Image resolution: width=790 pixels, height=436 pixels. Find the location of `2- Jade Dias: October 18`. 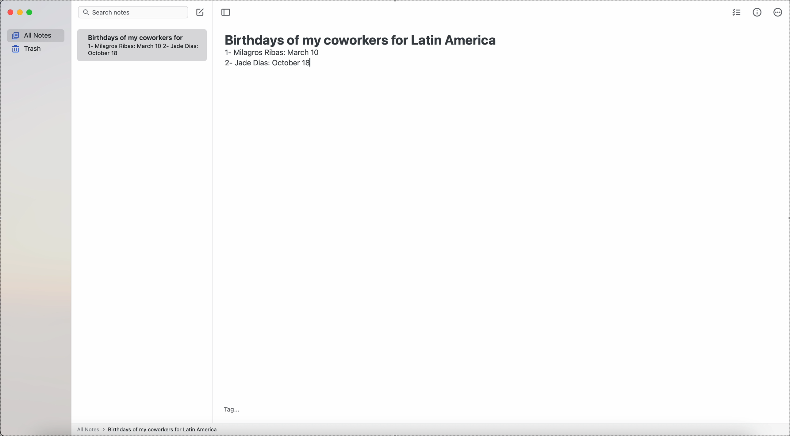

2- Jade Dias: October 18 is located at coordinates (267, 63).